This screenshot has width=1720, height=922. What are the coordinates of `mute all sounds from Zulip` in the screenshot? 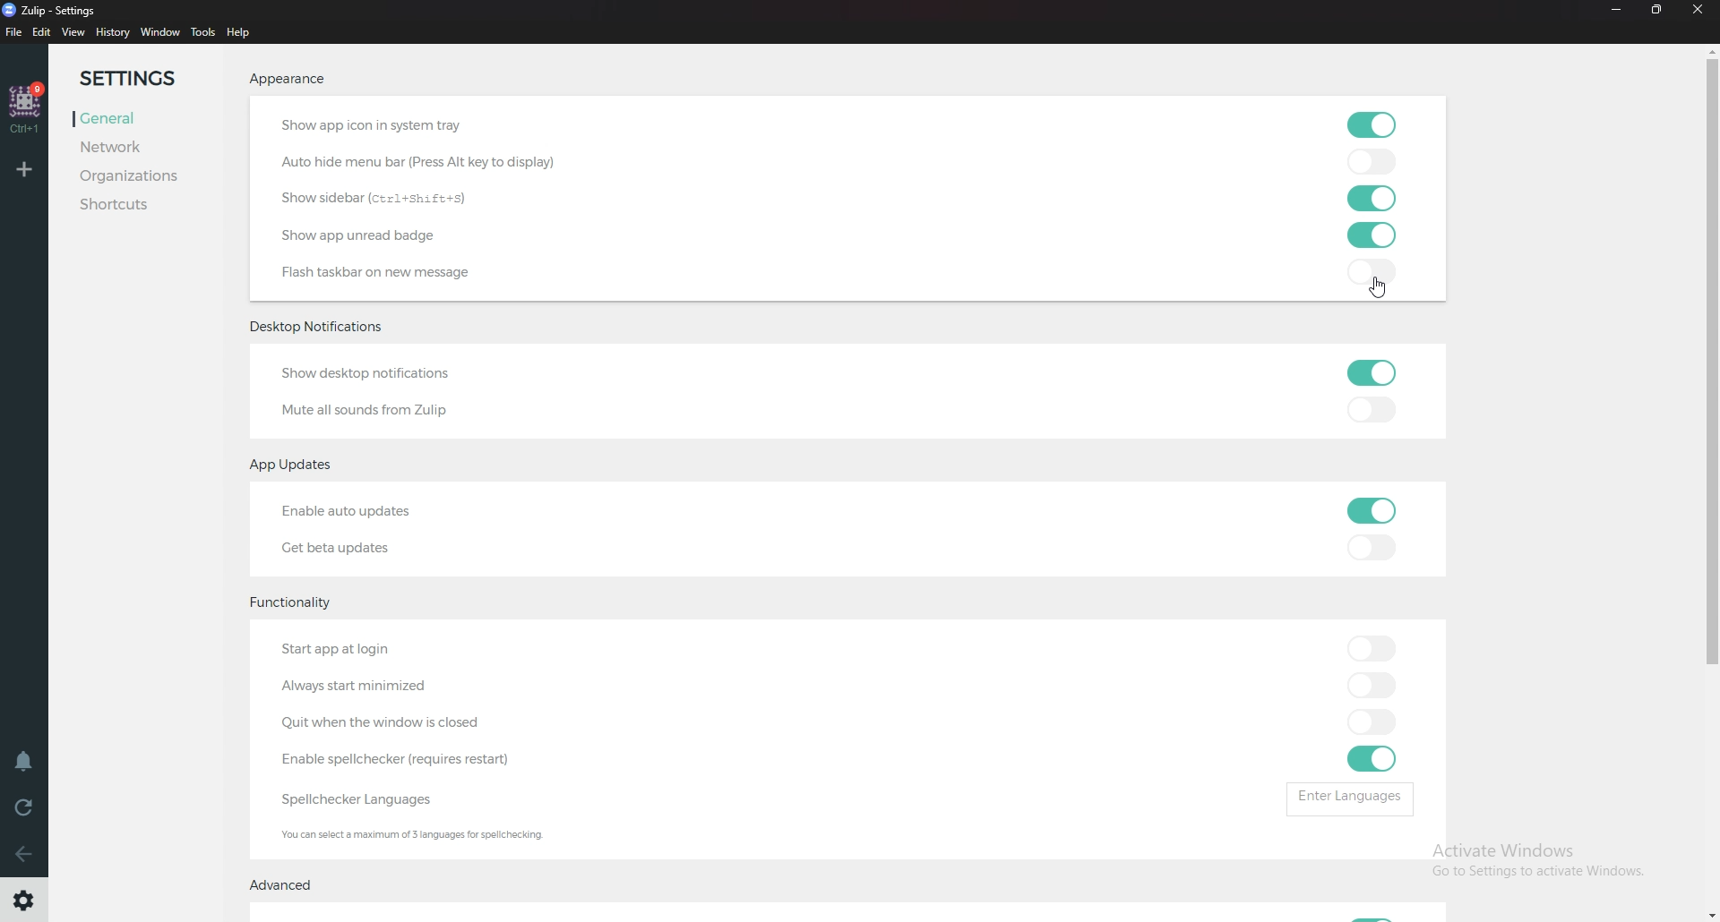 It's located at (366, 409).